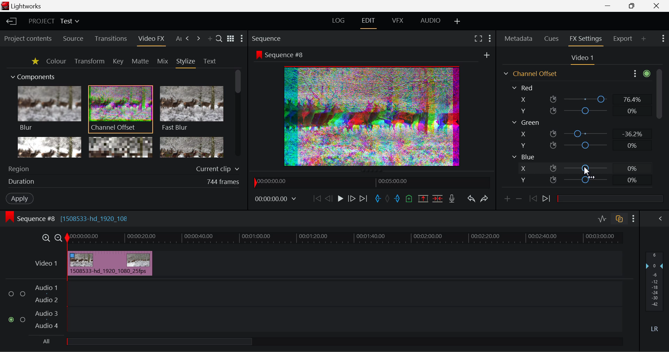 The image size is (669, 352). What do you see at coordinates (46, 239) in the screenshot?
I see `Timeline Zoom In` at bounding box center [46, 239].